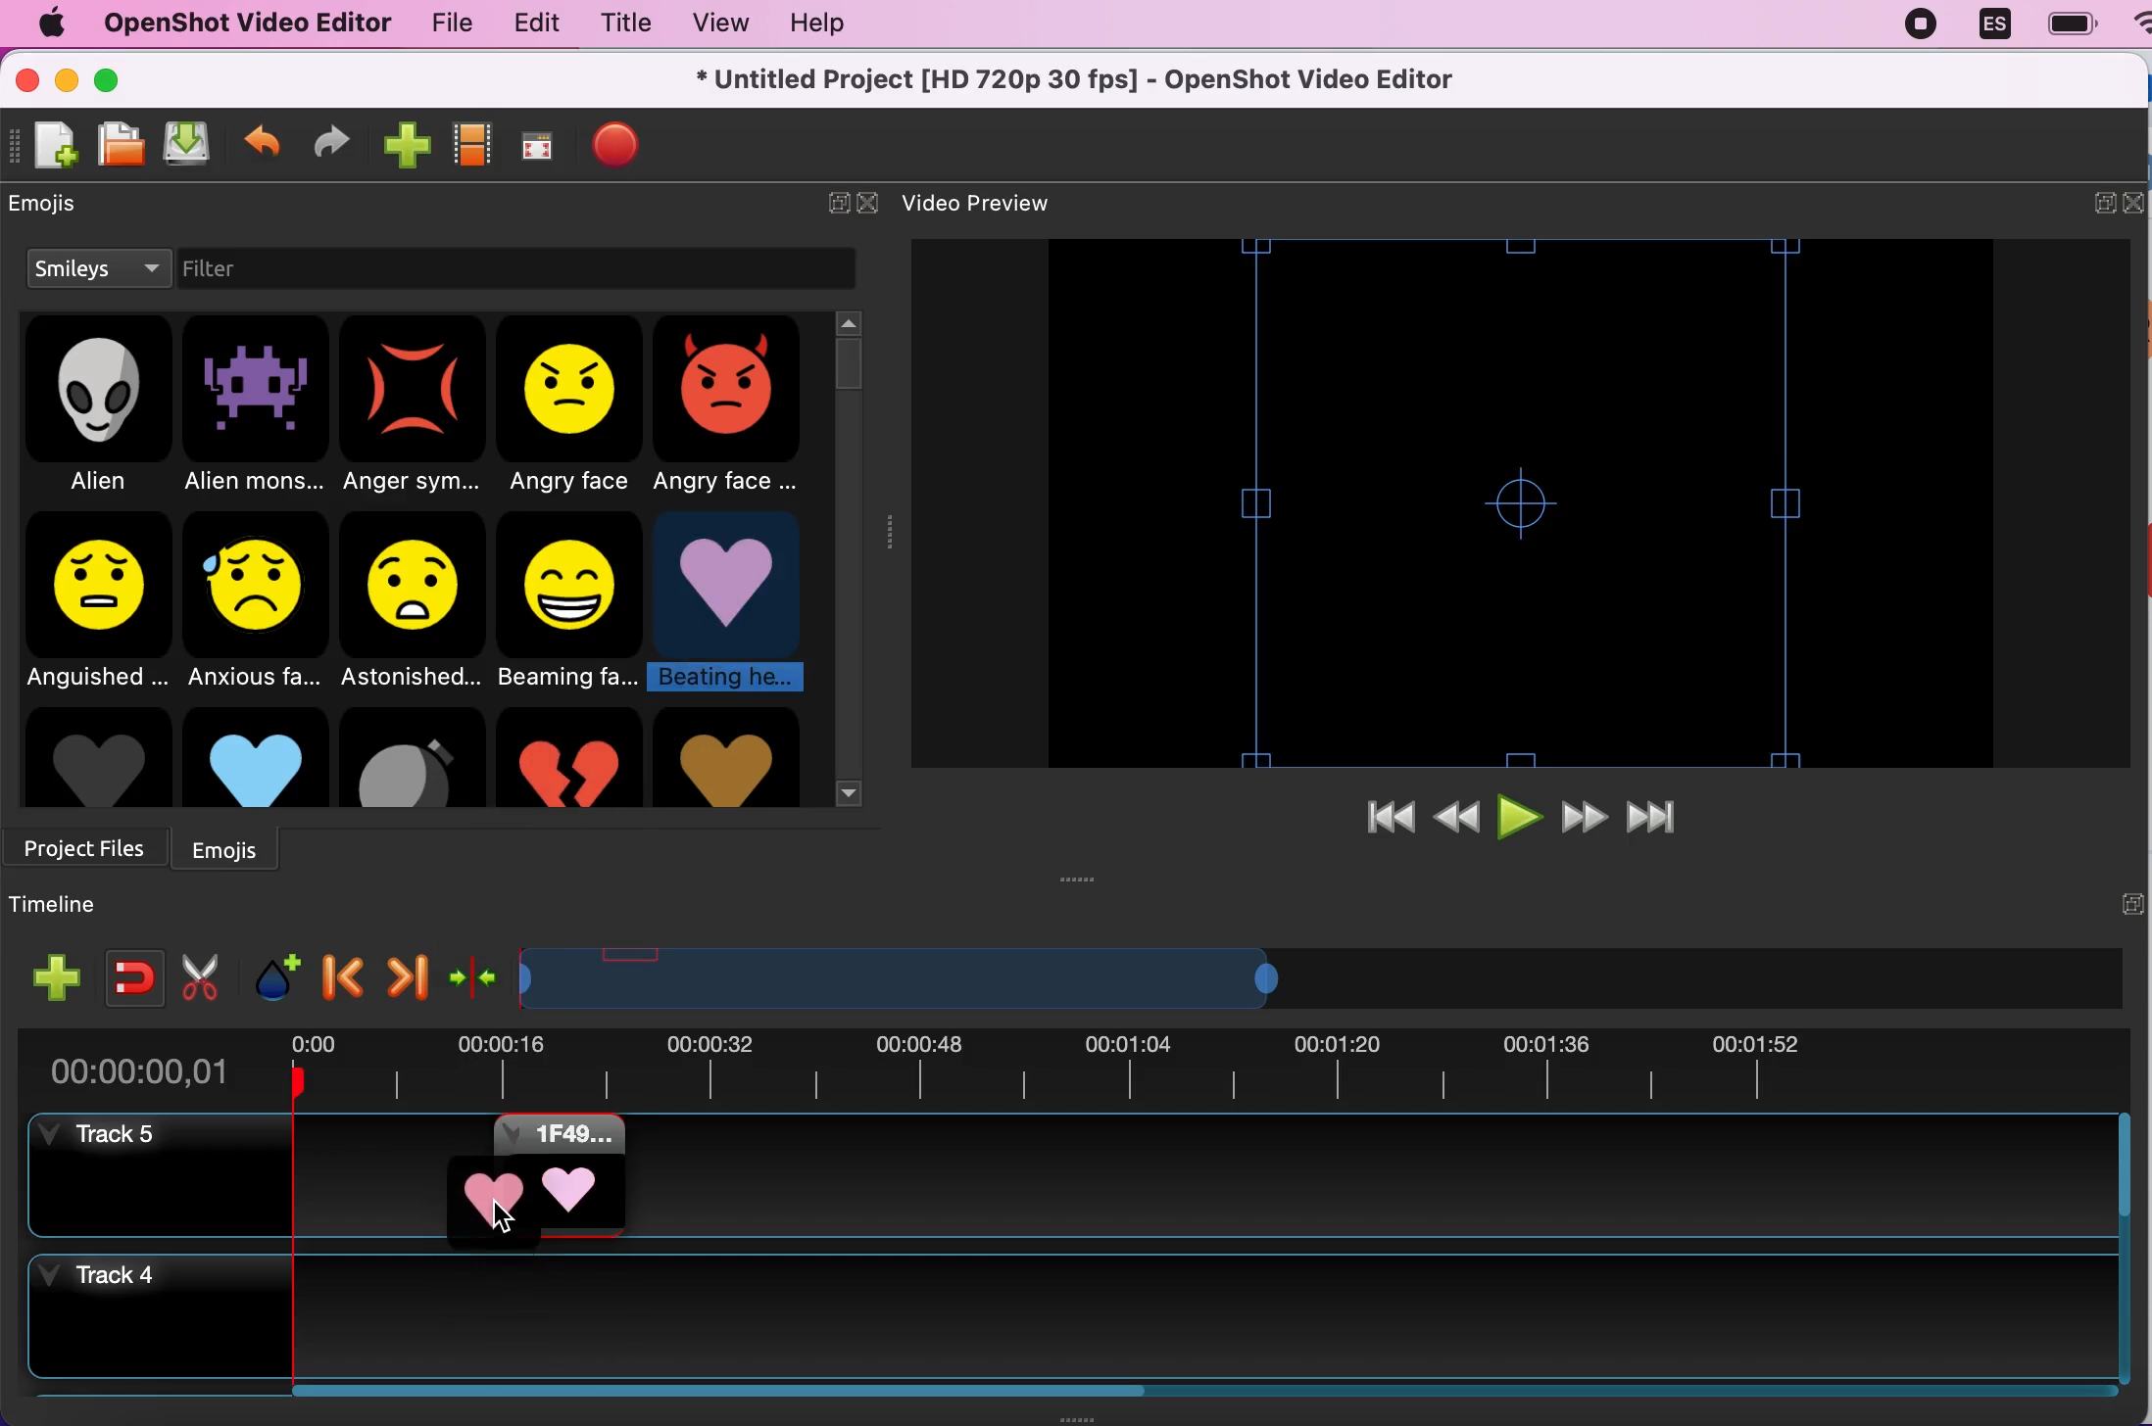 This screenshot has height=1426, width=2152. What do you see at coordinates (1368, 1176) in the screenshot?
I see `track 5` at bounding box center [1368, 1176].